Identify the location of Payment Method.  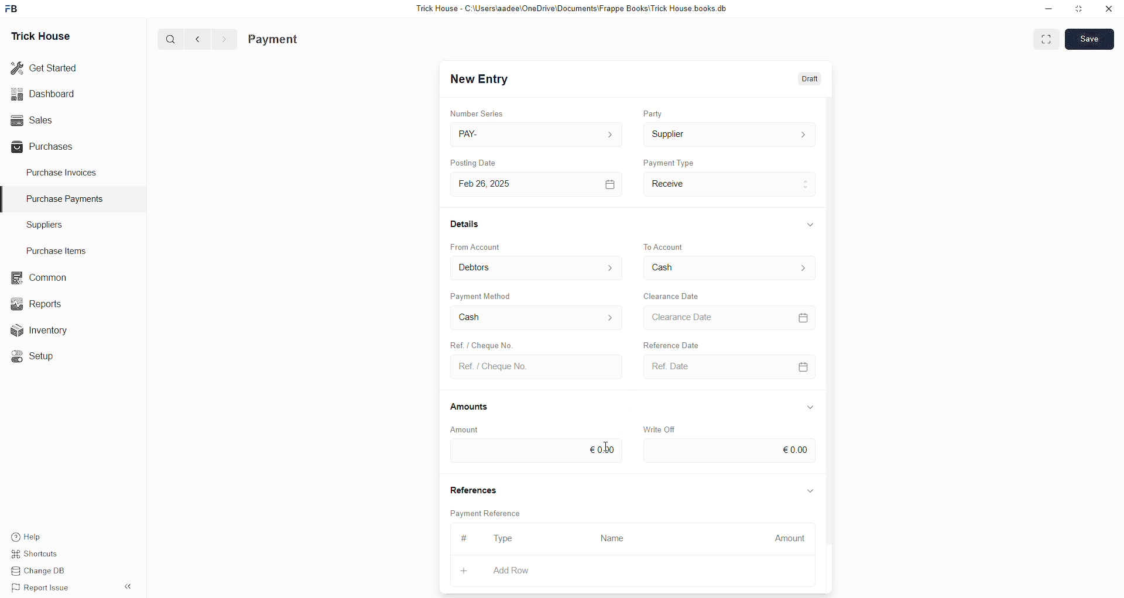
(482, 295).